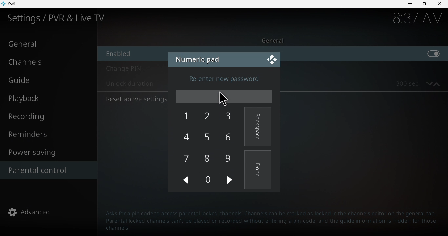 This screenshot has width=448, height=236. Describe the element at coordinates (274, 40) in the screenshot. I see `General` at that location.